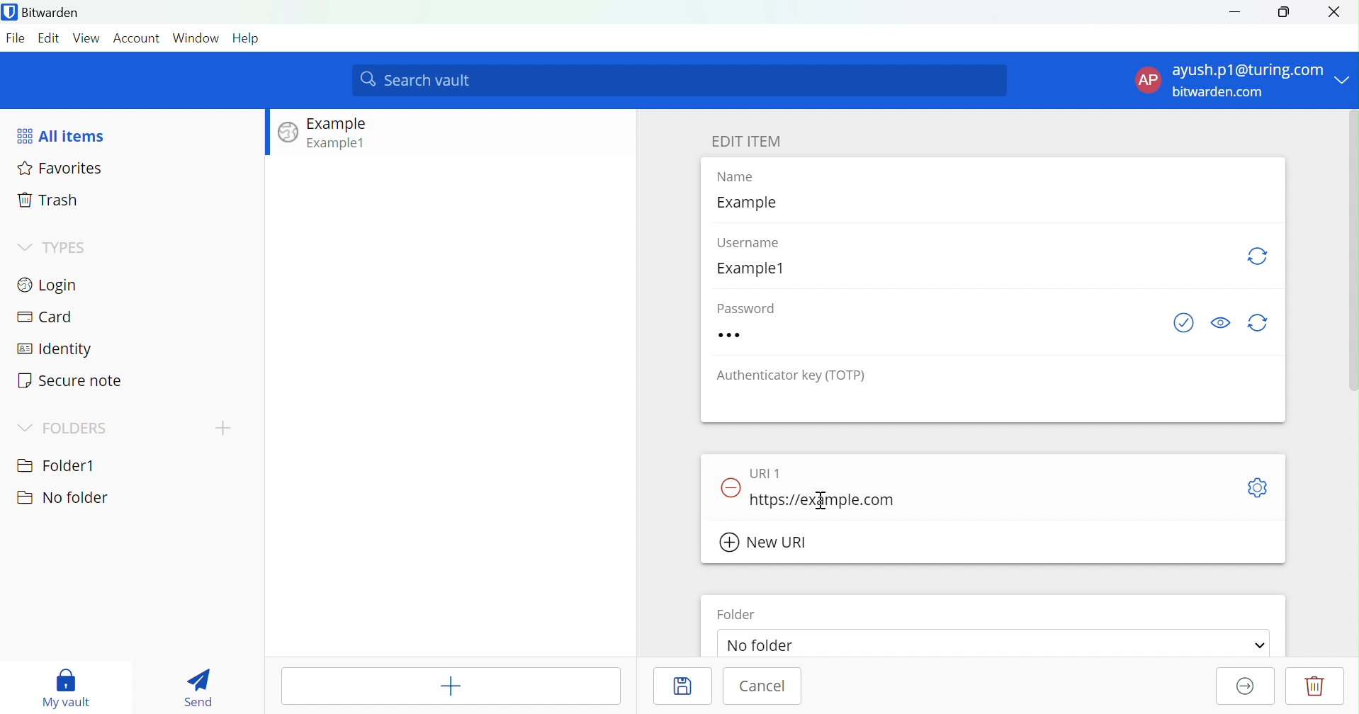 This screenshot has width=1359, height=714. Describe the element at coordinates (753, 307) in the screenshot. I see `Password` at that location.